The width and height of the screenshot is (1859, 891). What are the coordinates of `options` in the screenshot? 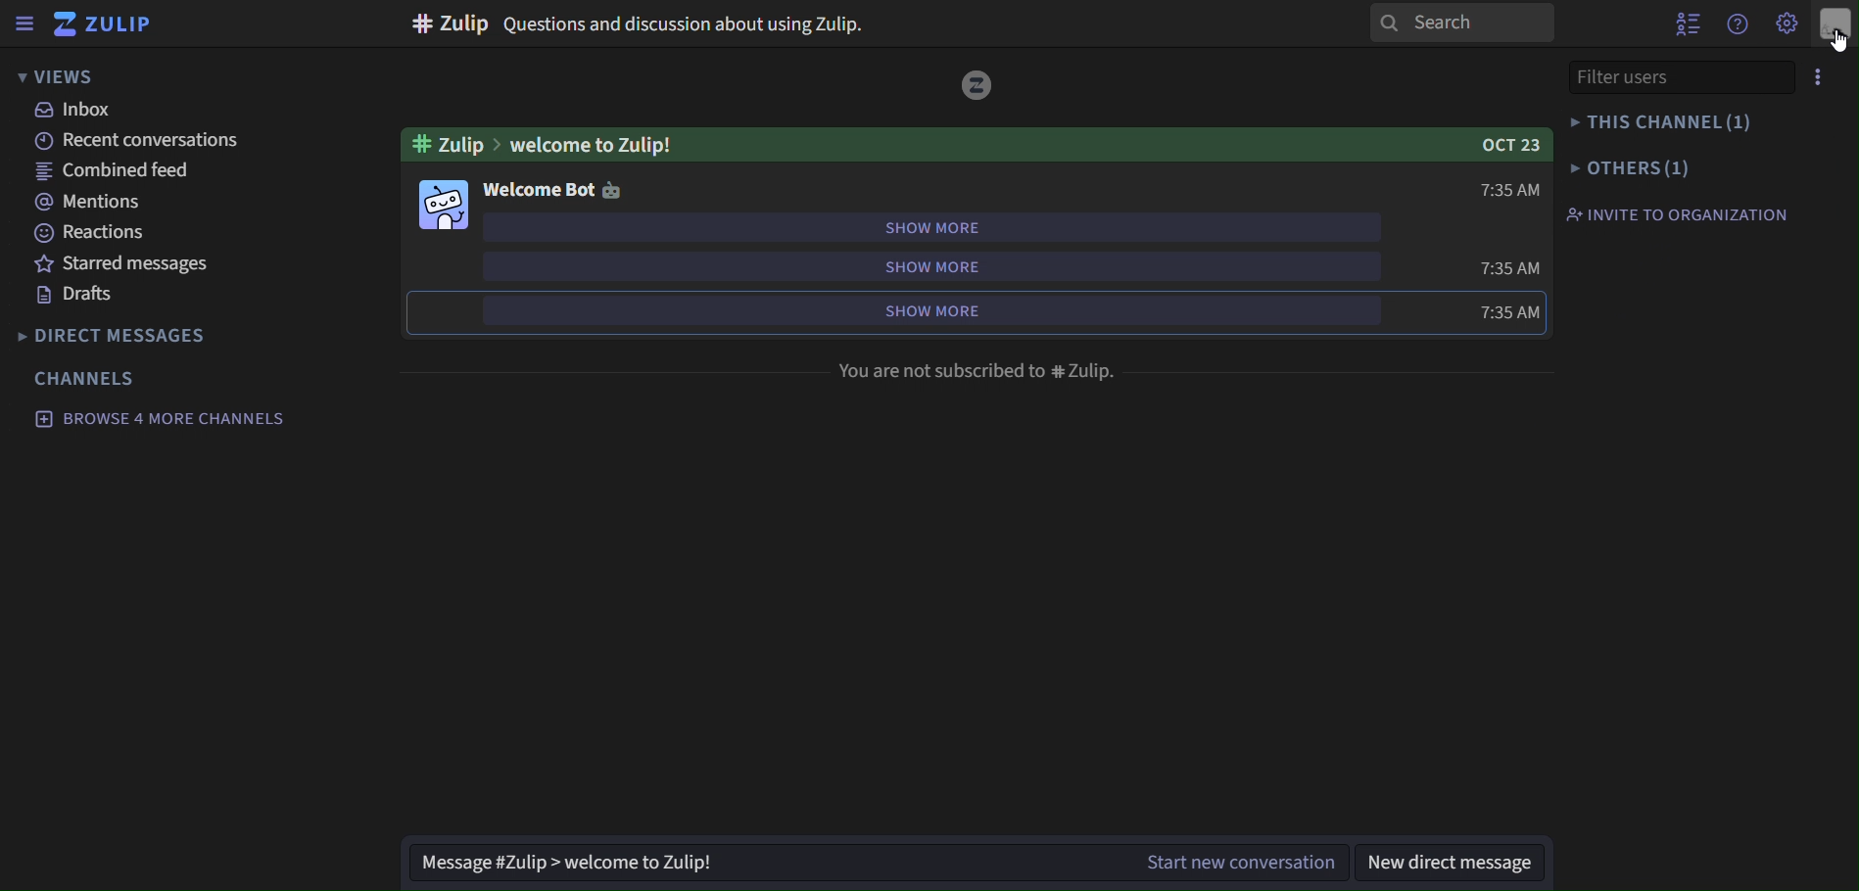 It's located at (1820, 74).